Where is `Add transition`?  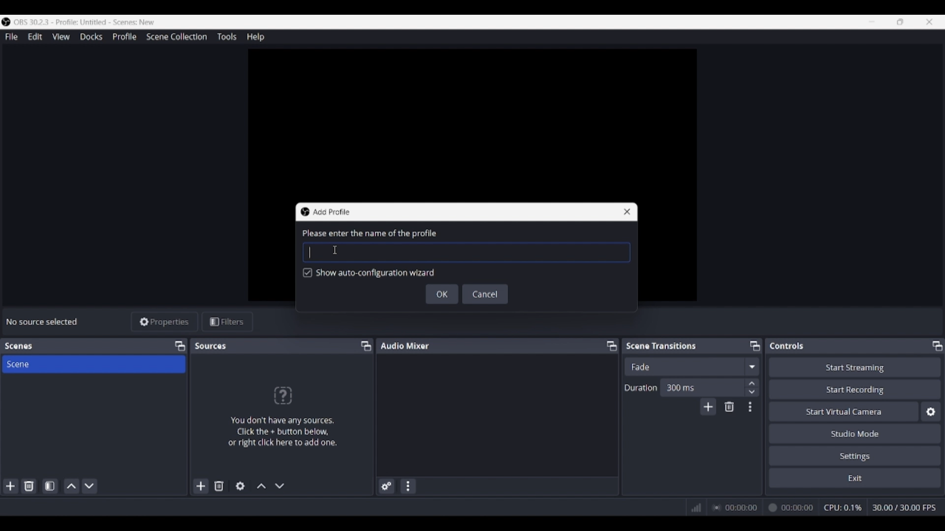 Add transition is located at coordinates (708, 407).